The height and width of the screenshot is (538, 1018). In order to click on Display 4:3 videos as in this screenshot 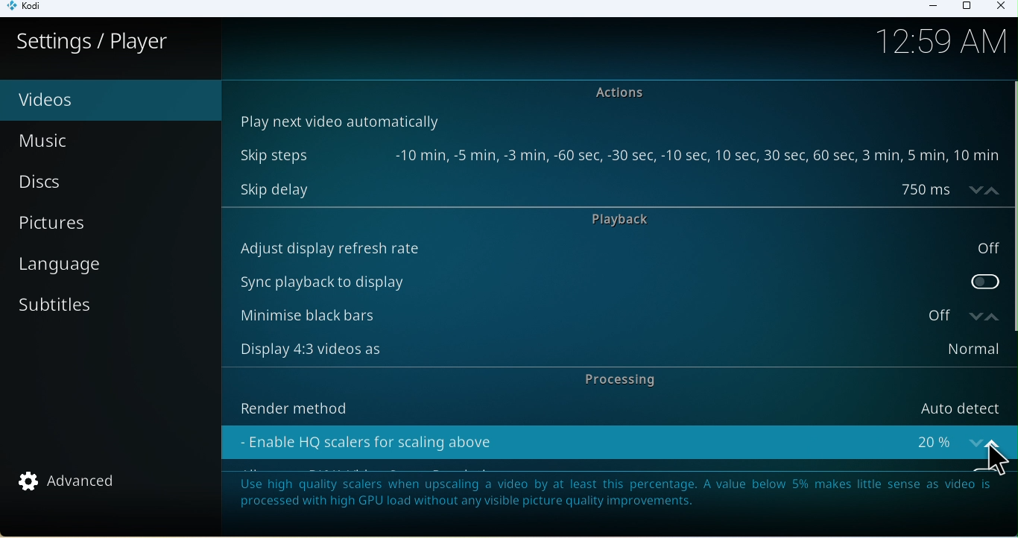, I will do `click(614, 349)`.